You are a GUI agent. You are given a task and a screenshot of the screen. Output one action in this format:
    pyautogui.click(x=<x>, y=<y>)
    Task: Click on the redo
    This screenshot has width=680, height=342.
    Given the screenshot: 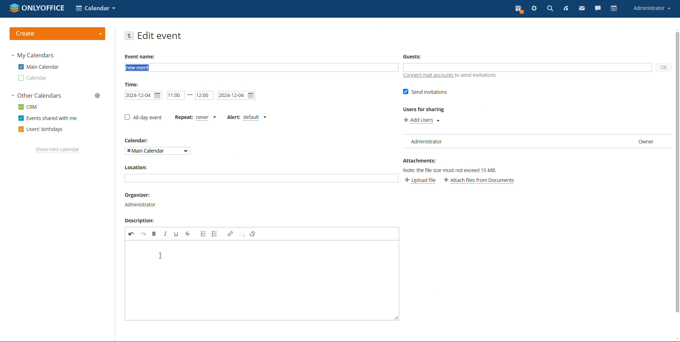 What is the action you would take?
    pyautogui.click(x=143, y=234)
    